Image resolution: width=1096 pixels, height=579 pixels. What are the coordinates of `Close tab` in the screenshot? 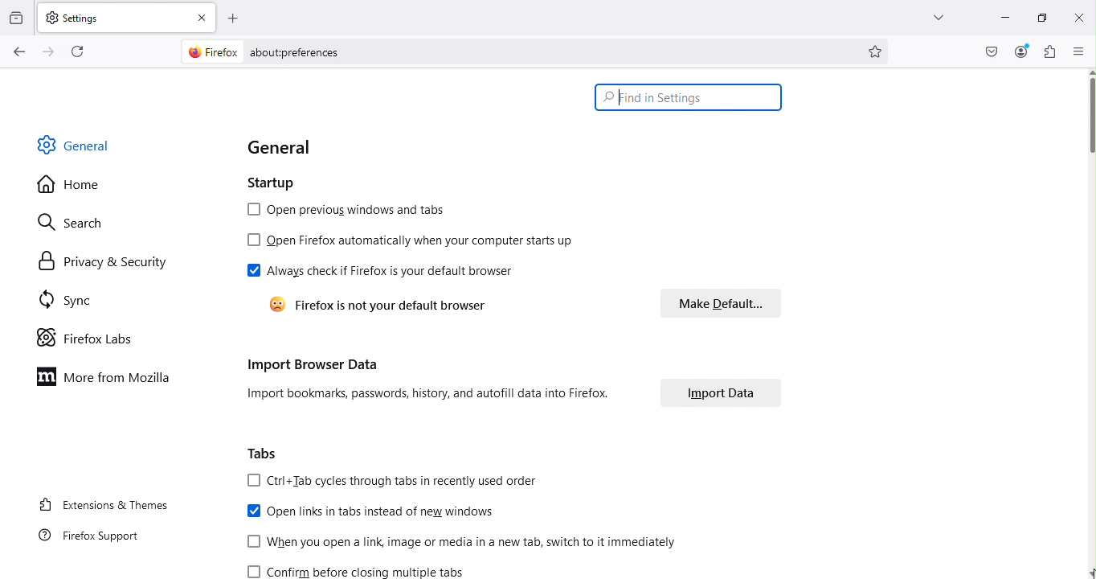 It's located at (203, 17).